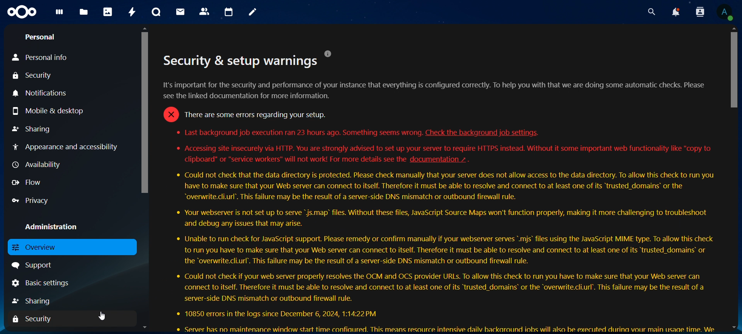 The width and height of the screenshot is (742, 334). I want to click on administration, so click(51, 227).